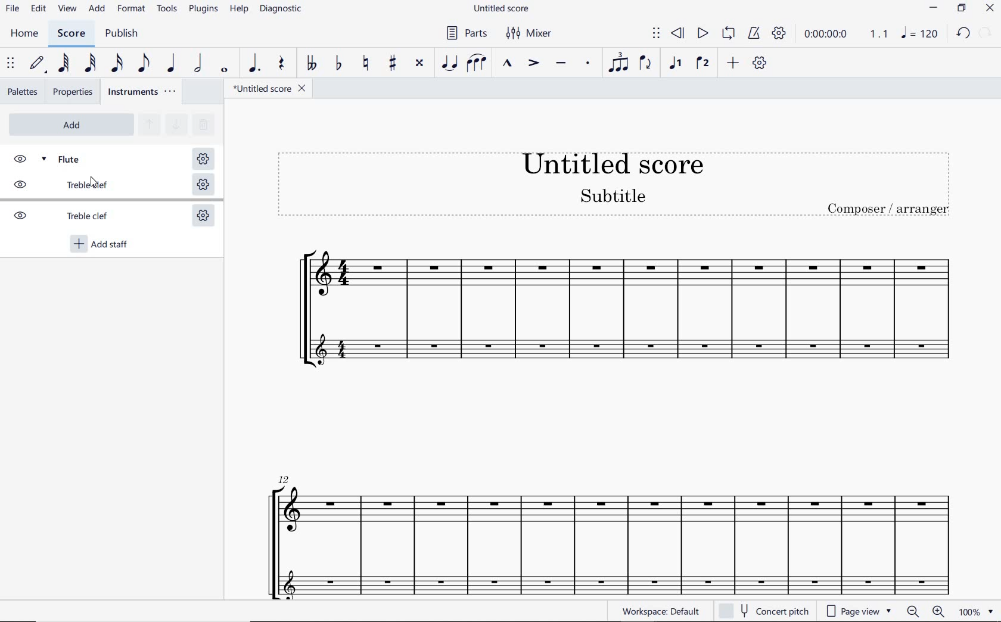 The height and width of the screenshot is (622, 1001). I want to click on QUARTER NOTE, so click(172, 64).